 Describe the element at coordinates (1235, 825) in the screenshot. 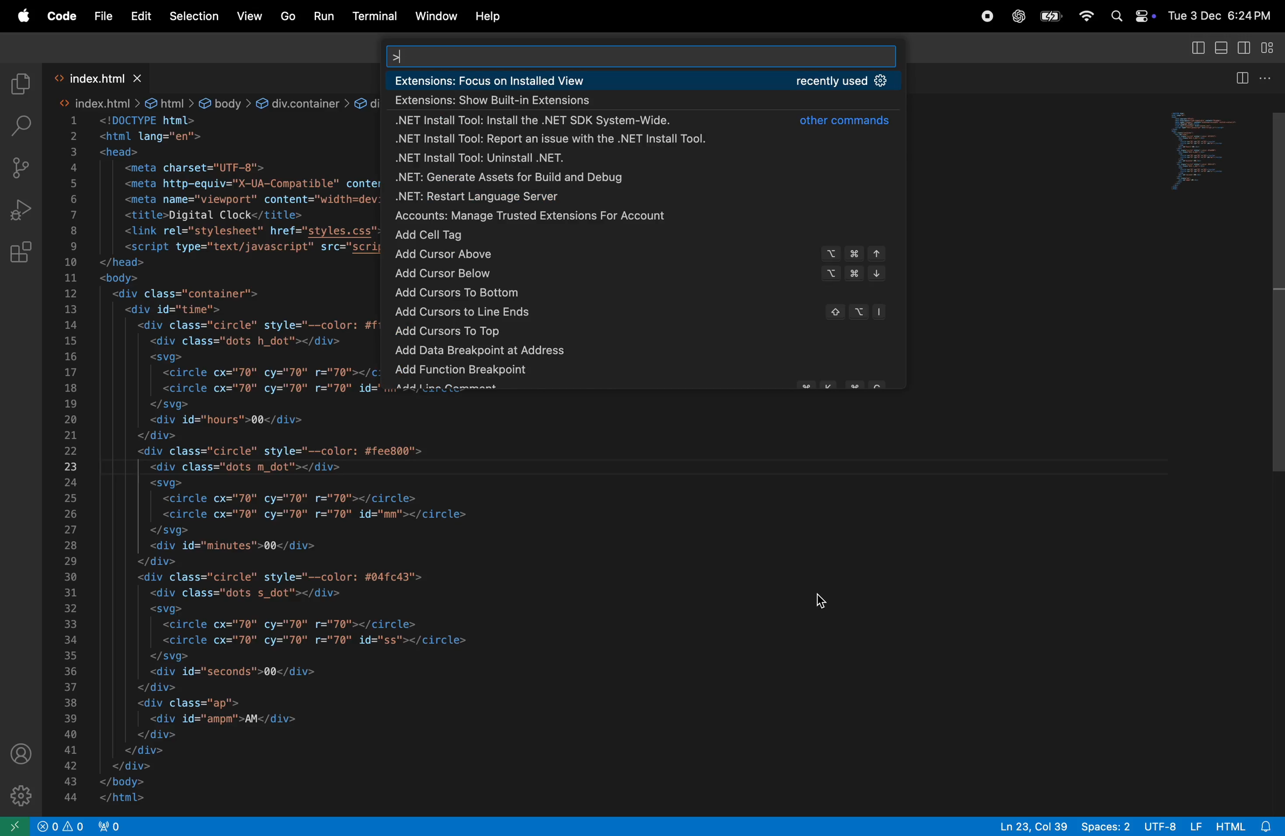

I see `html alert` at that location.